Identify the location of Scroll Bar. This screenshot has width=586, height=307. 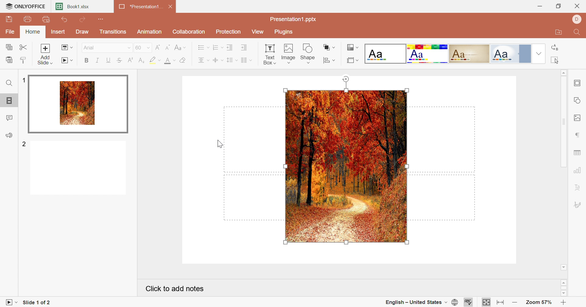
(564, 121).